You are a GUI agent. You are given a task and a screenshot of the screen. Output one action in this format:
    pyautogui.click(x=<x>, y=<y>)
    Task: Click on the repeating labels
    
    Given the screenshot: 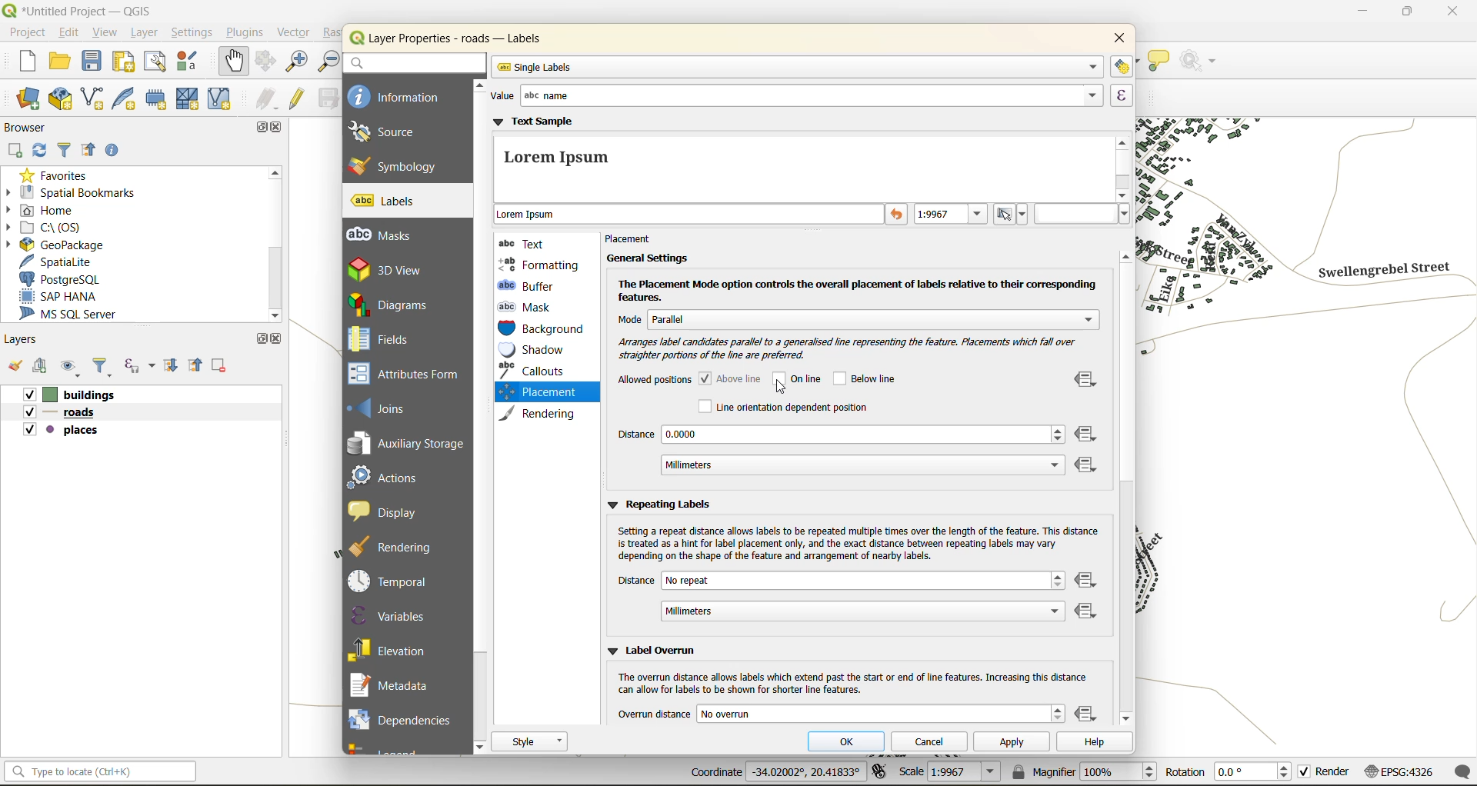 What is the action you would take?
    pyautogui.click(x=658, y=504)
    